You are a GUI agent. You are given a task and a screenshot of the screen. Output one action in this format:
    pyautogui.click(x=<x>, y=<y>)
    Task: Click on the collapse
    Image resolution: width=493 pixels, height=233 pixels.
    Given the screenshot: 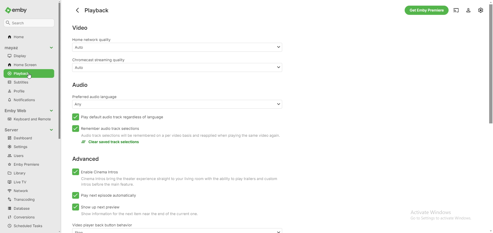 What is the action you would take?
    pyautogui.click(x=52, y=48)
    